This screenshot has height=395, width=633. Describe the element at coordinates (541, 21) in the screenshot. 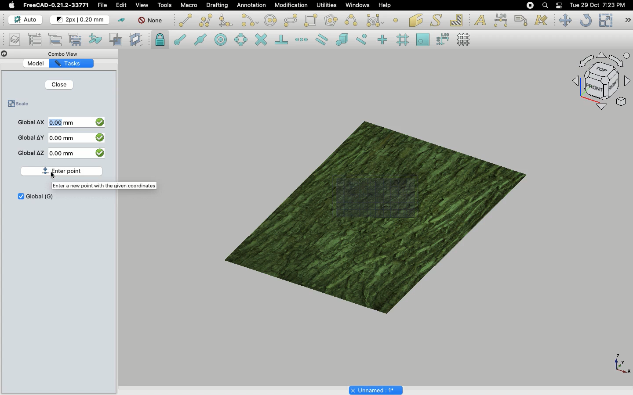

I see `Annotation styles` at that location.